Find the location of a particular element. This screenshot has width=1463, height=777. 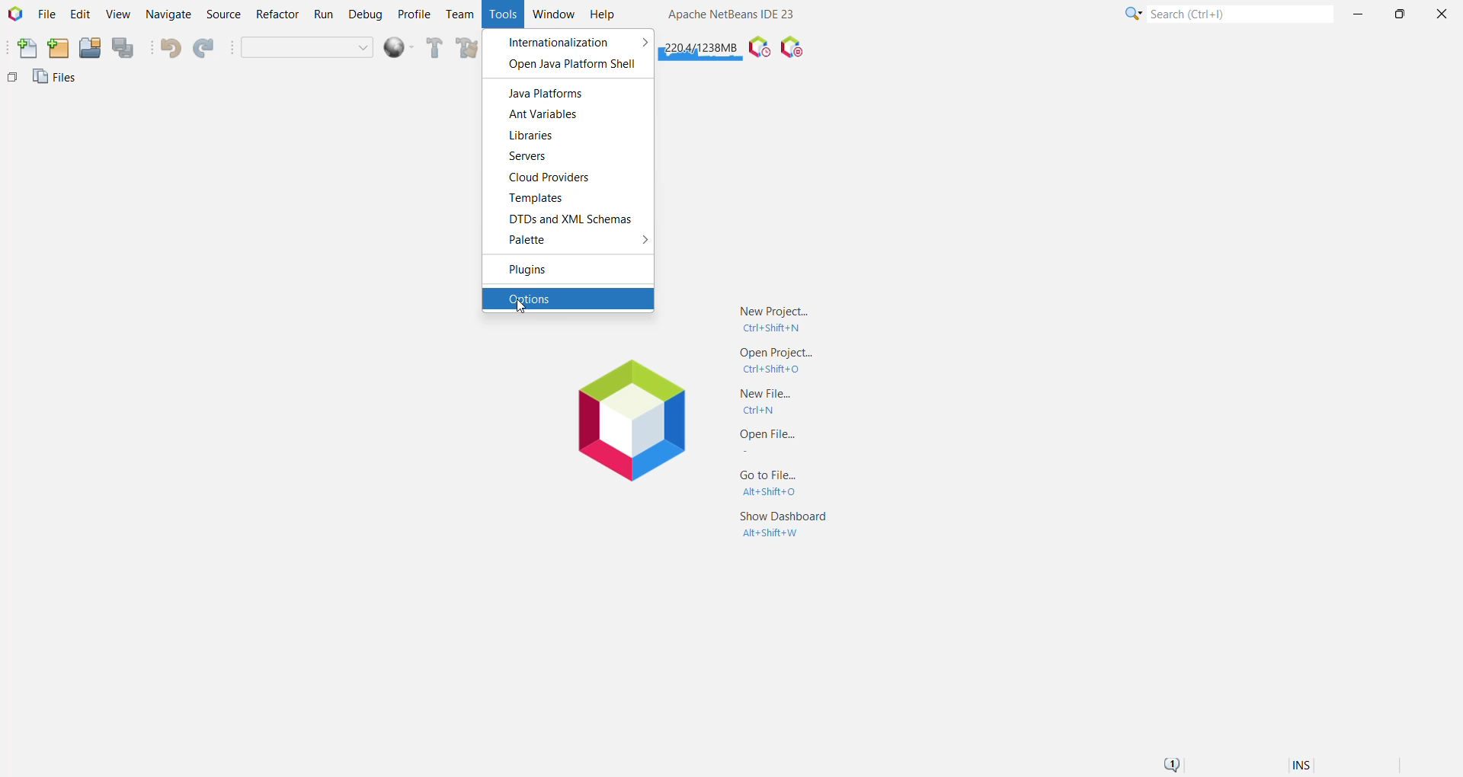

Open Java Platform Shell is located at coordinates (573, 65).